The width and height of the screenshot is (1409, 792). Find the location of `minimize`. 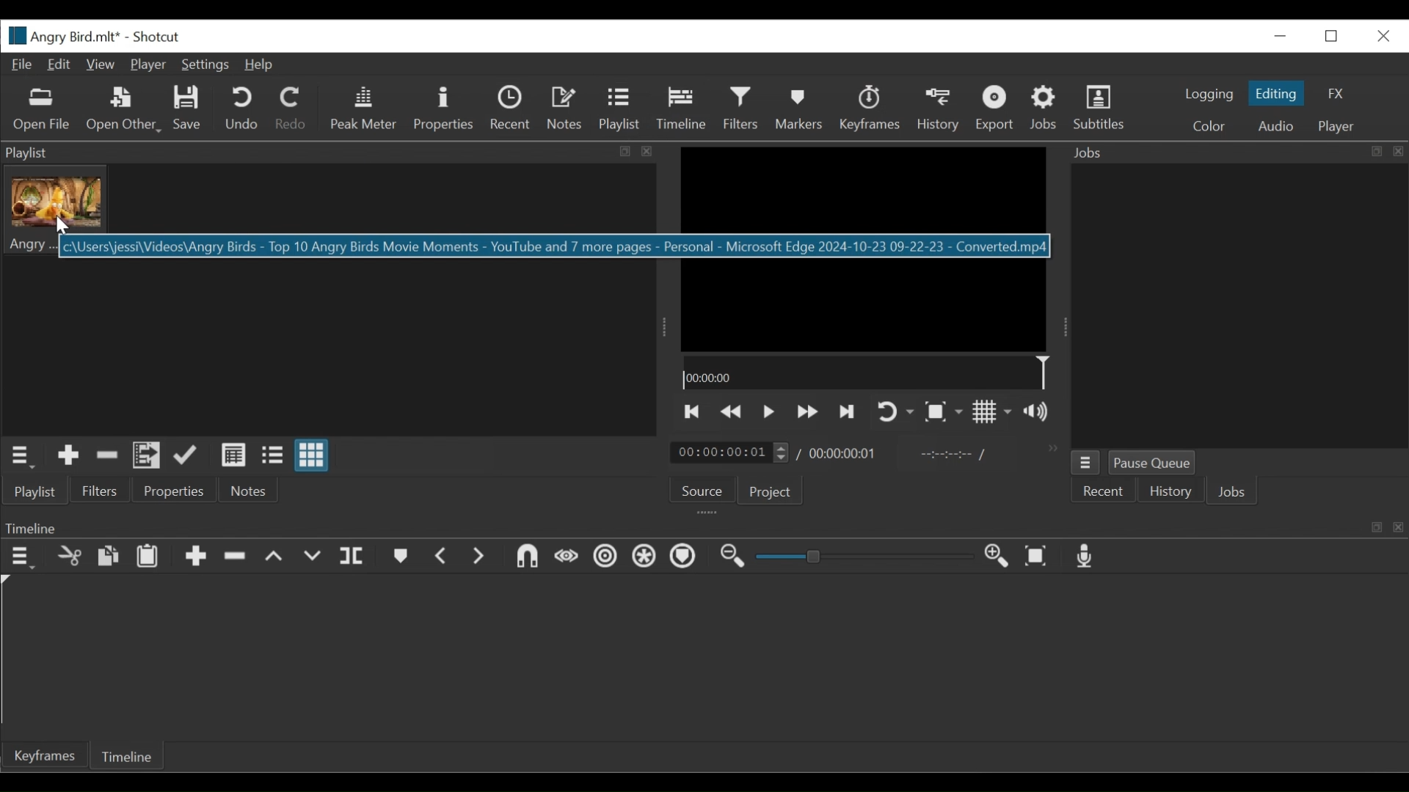

minimize is located at coordinates (1282, 34).